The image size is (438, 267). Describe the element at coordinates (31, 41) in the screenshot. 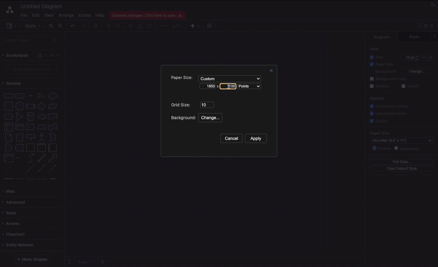

I see `Search shapes` at that location.